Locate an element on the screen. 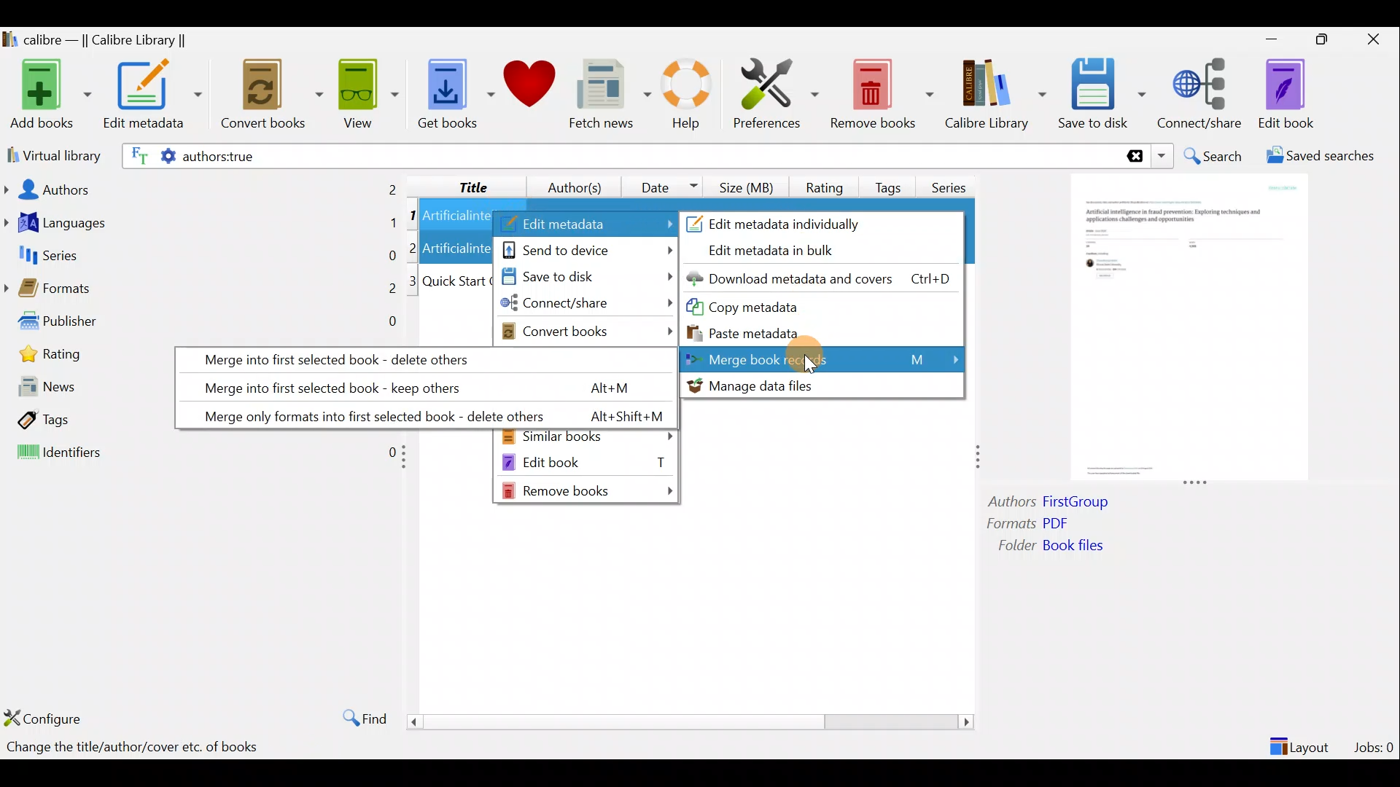  3 is located at coordinates (413, 281).